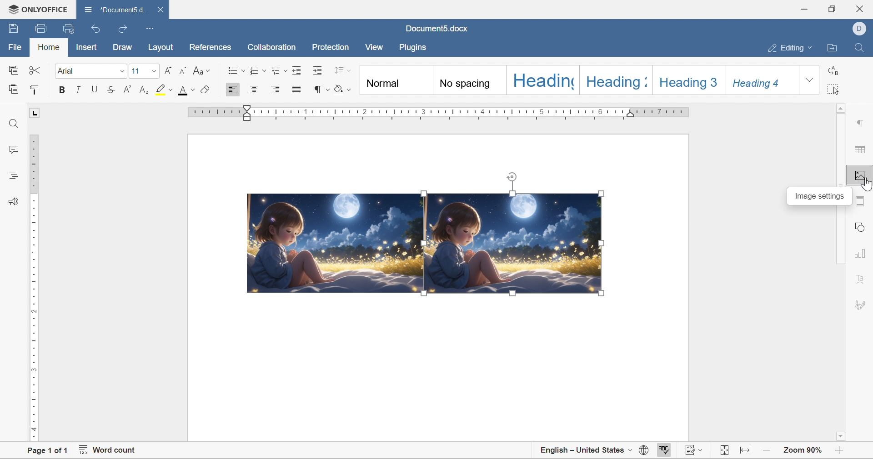 The width and height of the screenshot is (873, 459). What do you see at coordinates (96, 29) in the screenshot?
I see `undo` at bounding box center [96, 29].